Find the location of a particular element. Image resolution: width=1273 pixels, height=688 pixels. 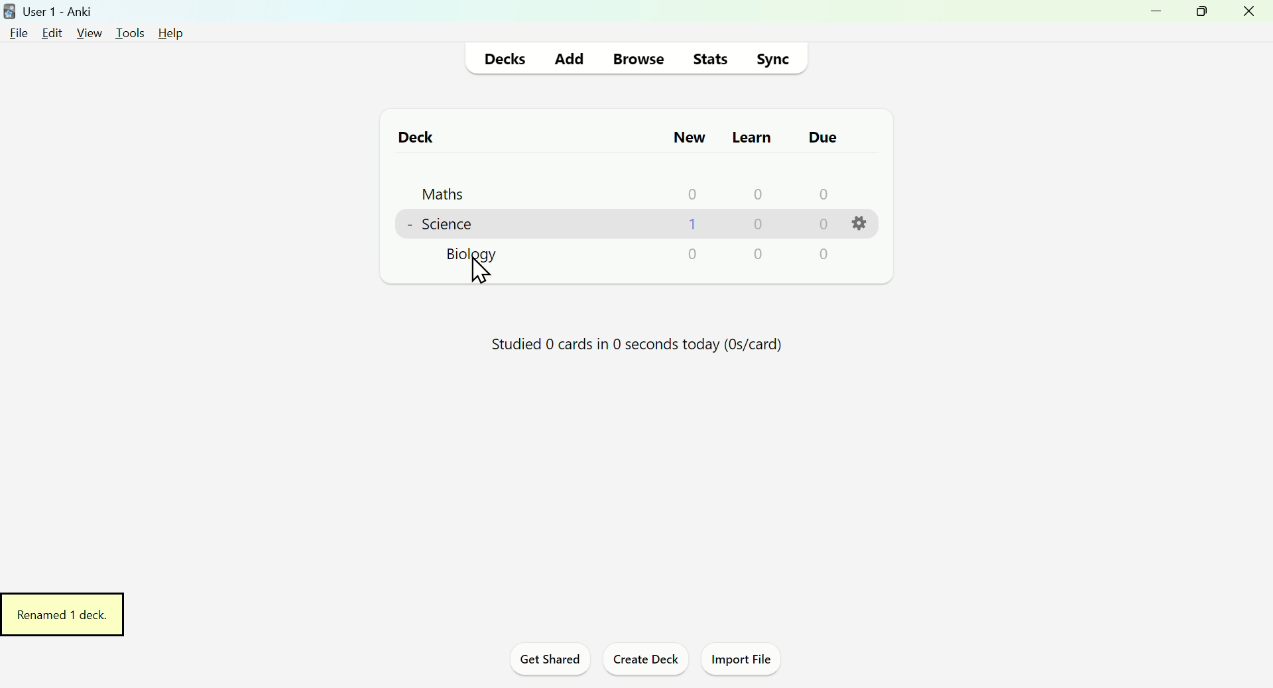

0 is located at coordinates (693, 193).